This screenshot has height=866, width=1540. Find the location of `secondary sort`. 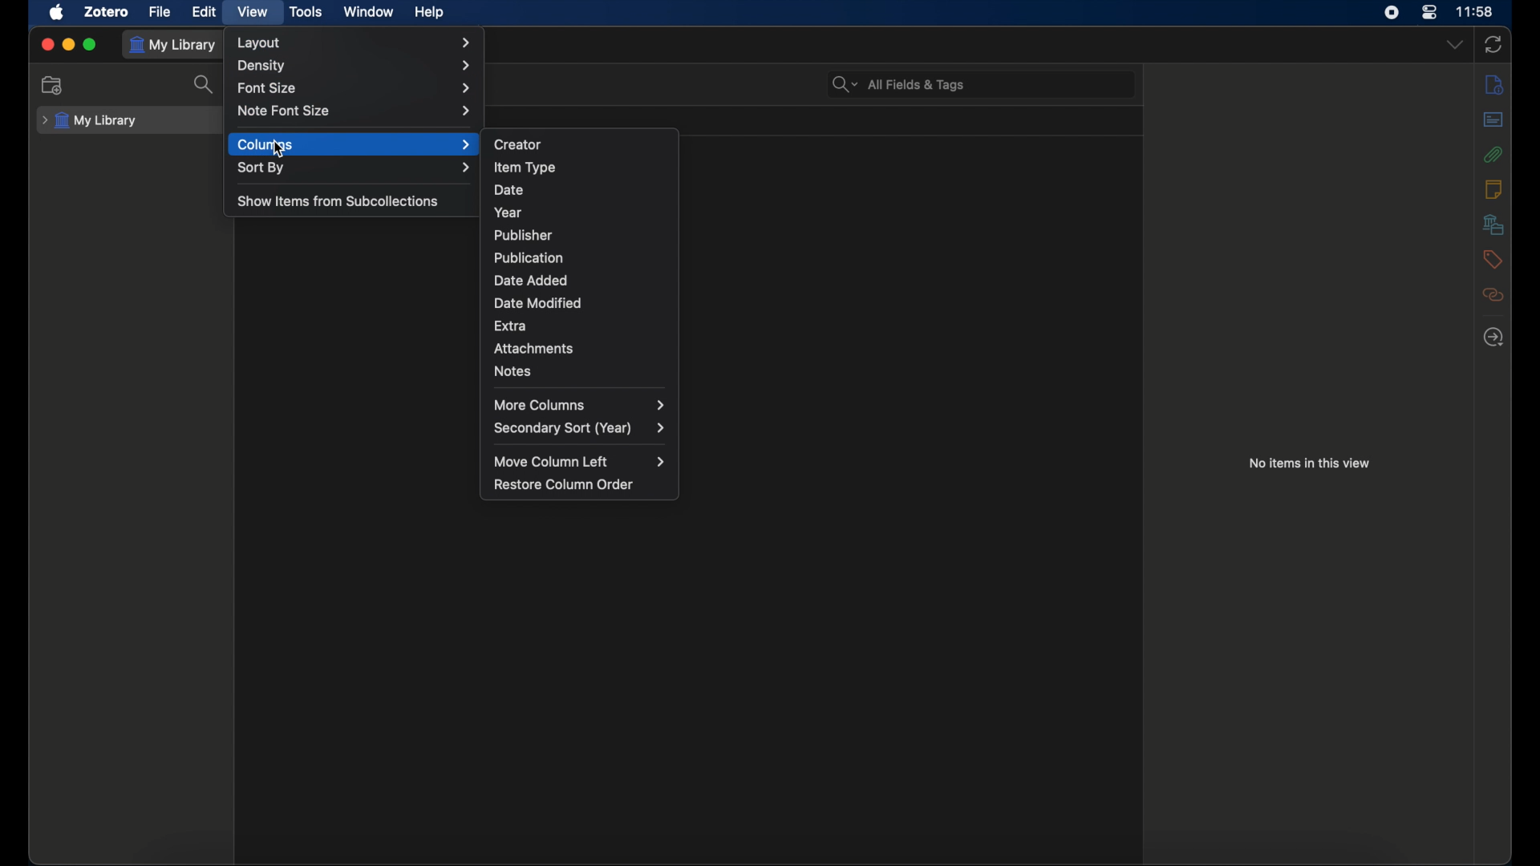

secondary sort is located at coordinates (578, 427).